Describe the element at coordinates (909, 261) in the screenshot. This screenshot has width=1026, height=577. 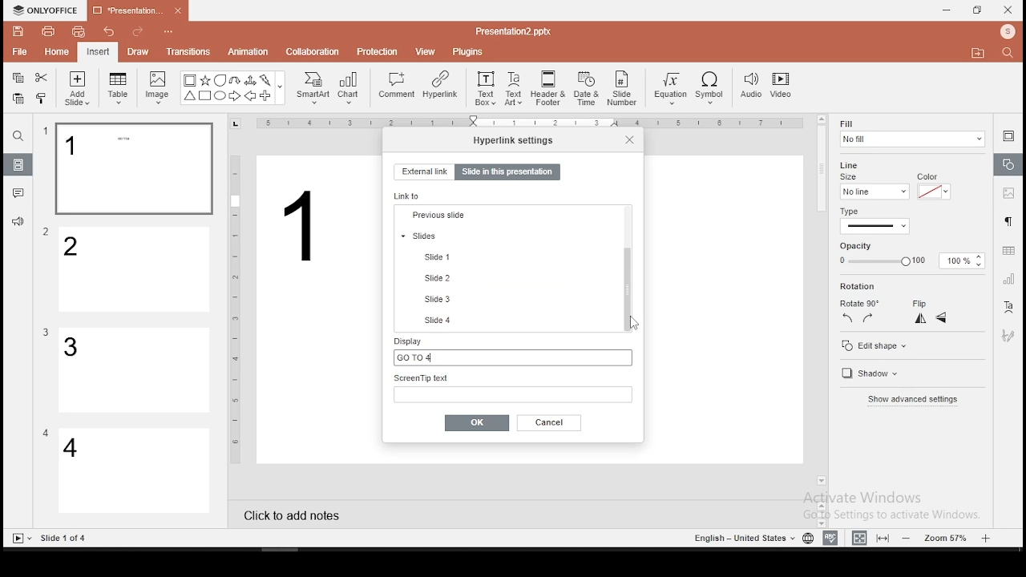
I see `opacity` at that location.